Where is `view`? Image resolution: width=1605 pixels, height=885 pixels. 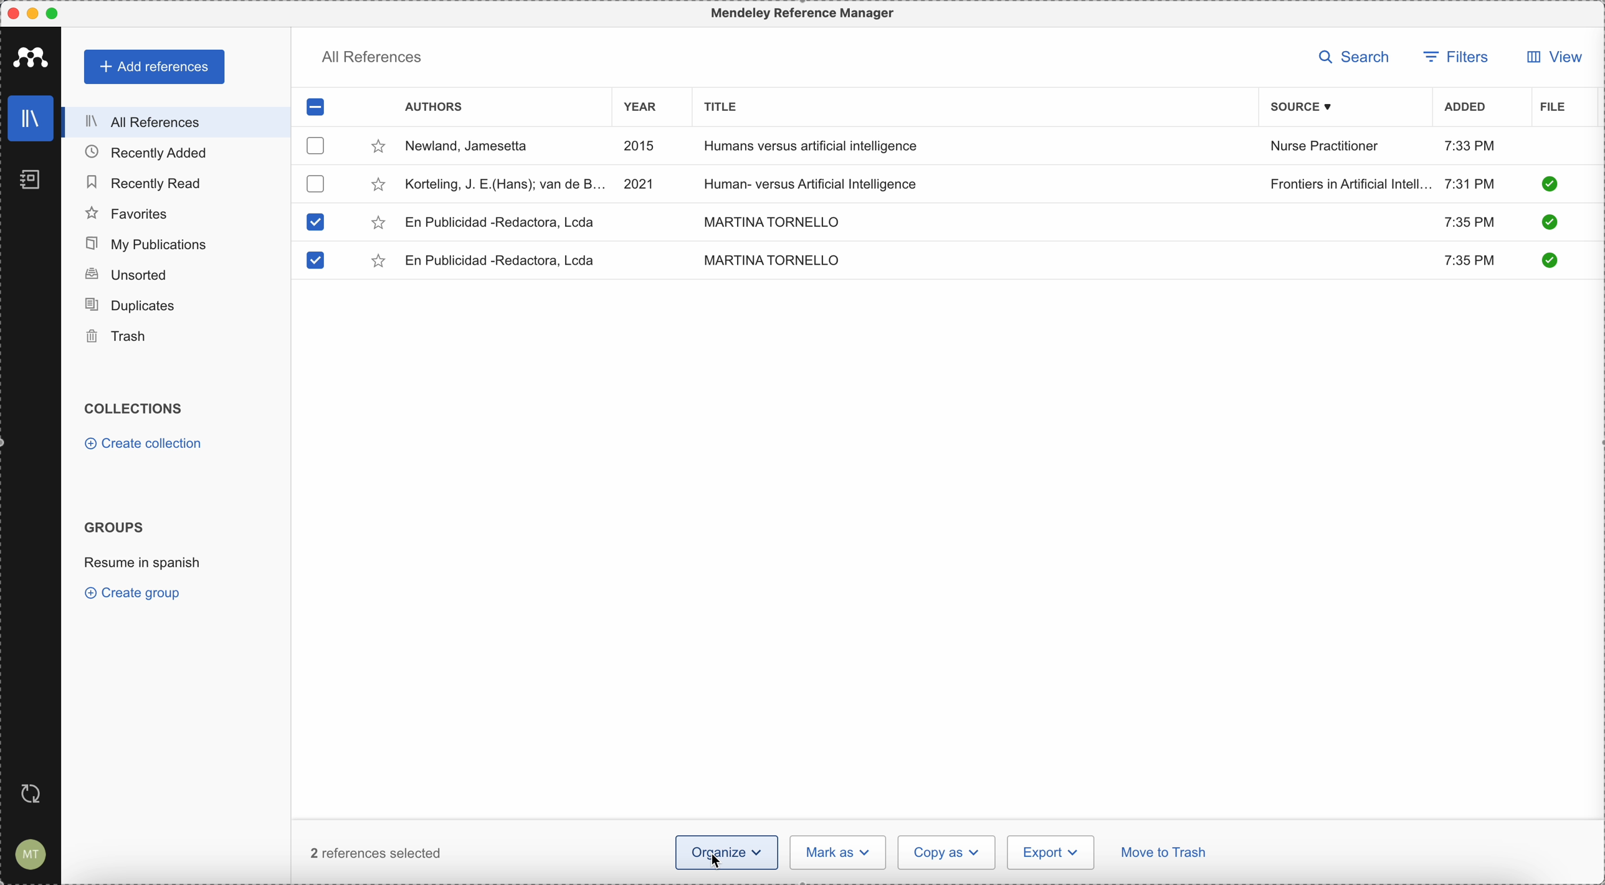
view is located at coordinates (1551, 57).